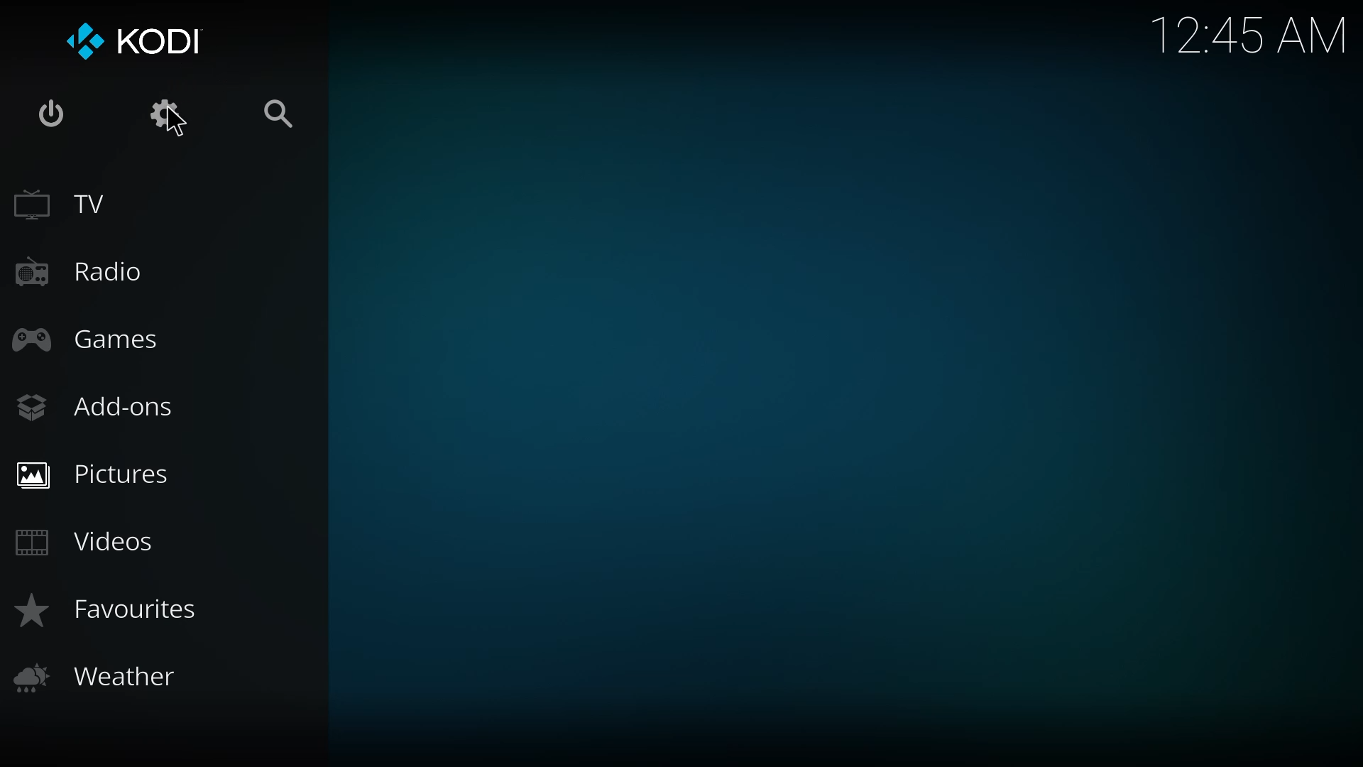  Describe the element at coordinates (91, 543) in the screenshot. I see `videos` at that location.